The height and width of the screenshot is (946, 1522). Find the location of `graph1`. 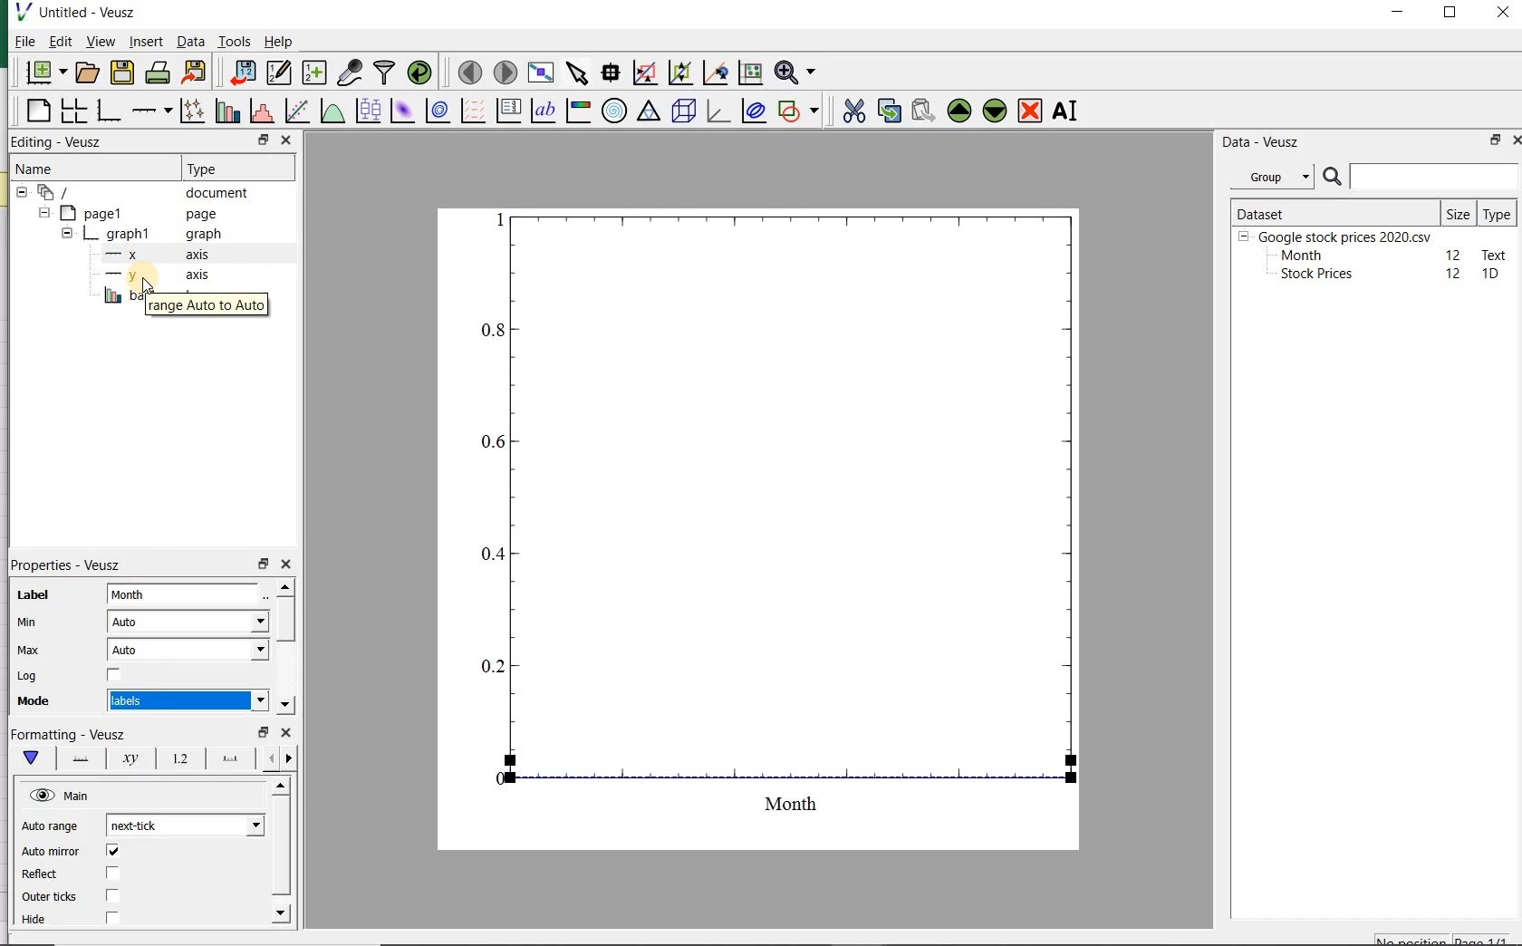

graph1 is located at coordinates (139, 236).